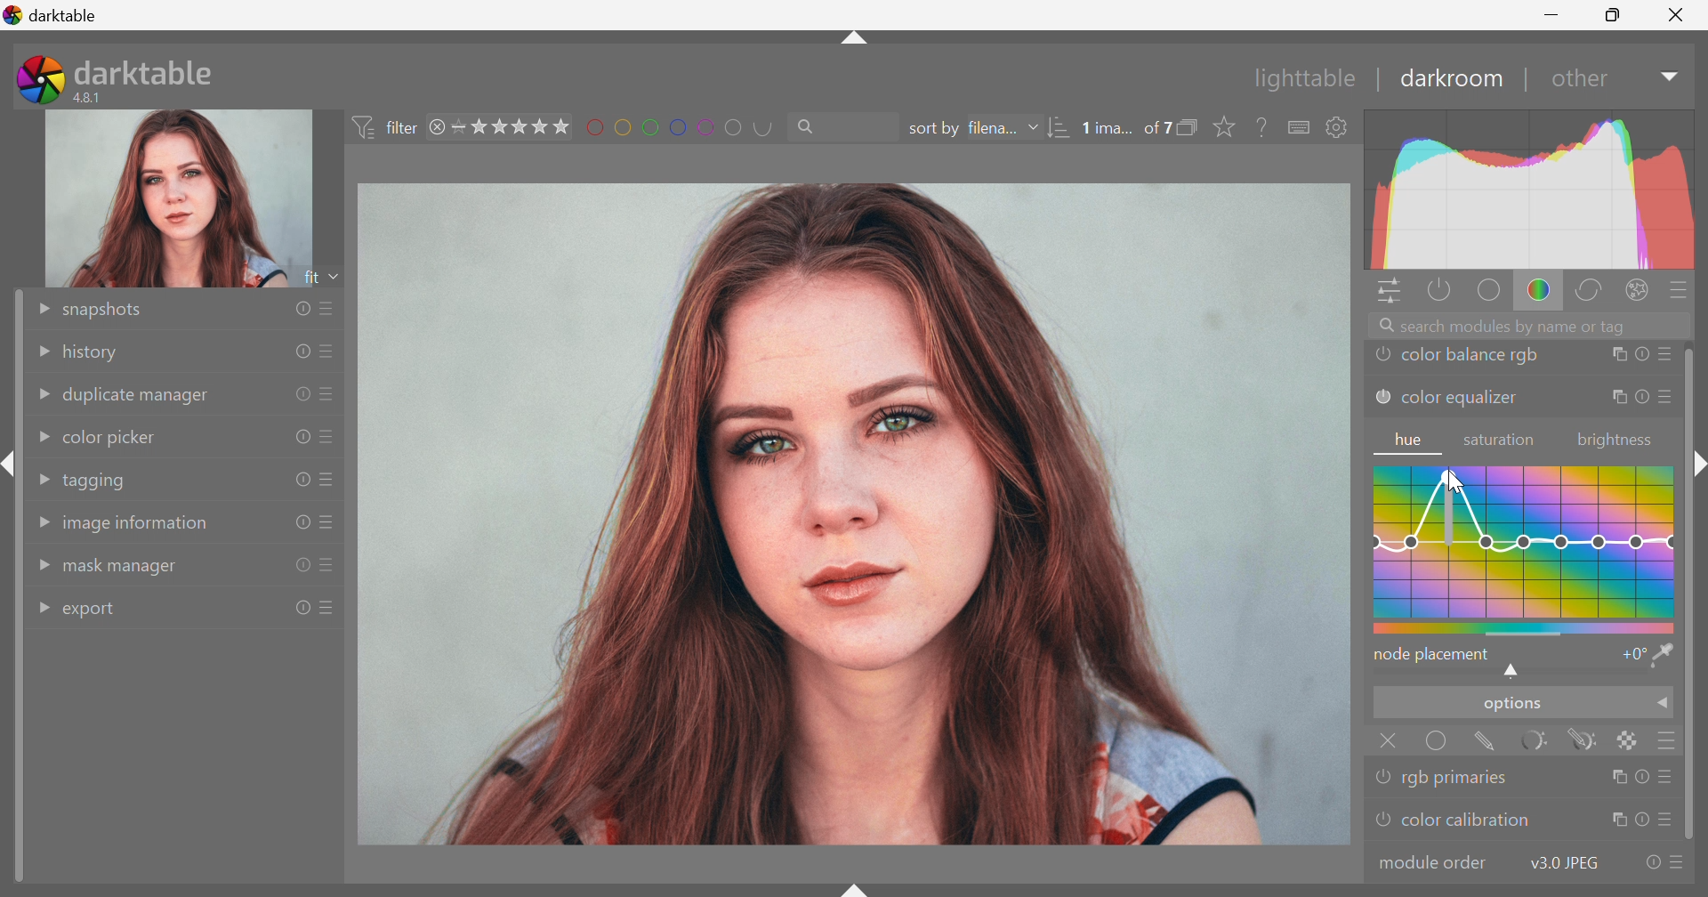 The height and width of the screenshot is (897, 1708). I want to click on darktable, so click(147, 69).